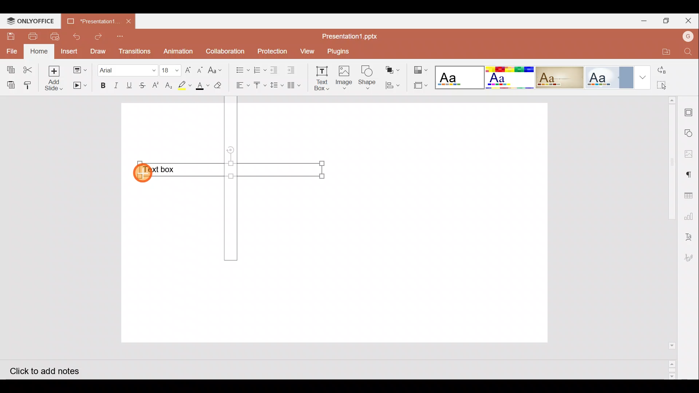 The width and height of the screenshot is (699, 393). Describe the element at coordinates (392, 84) in the screenshot. I see `Align shape` at that location.